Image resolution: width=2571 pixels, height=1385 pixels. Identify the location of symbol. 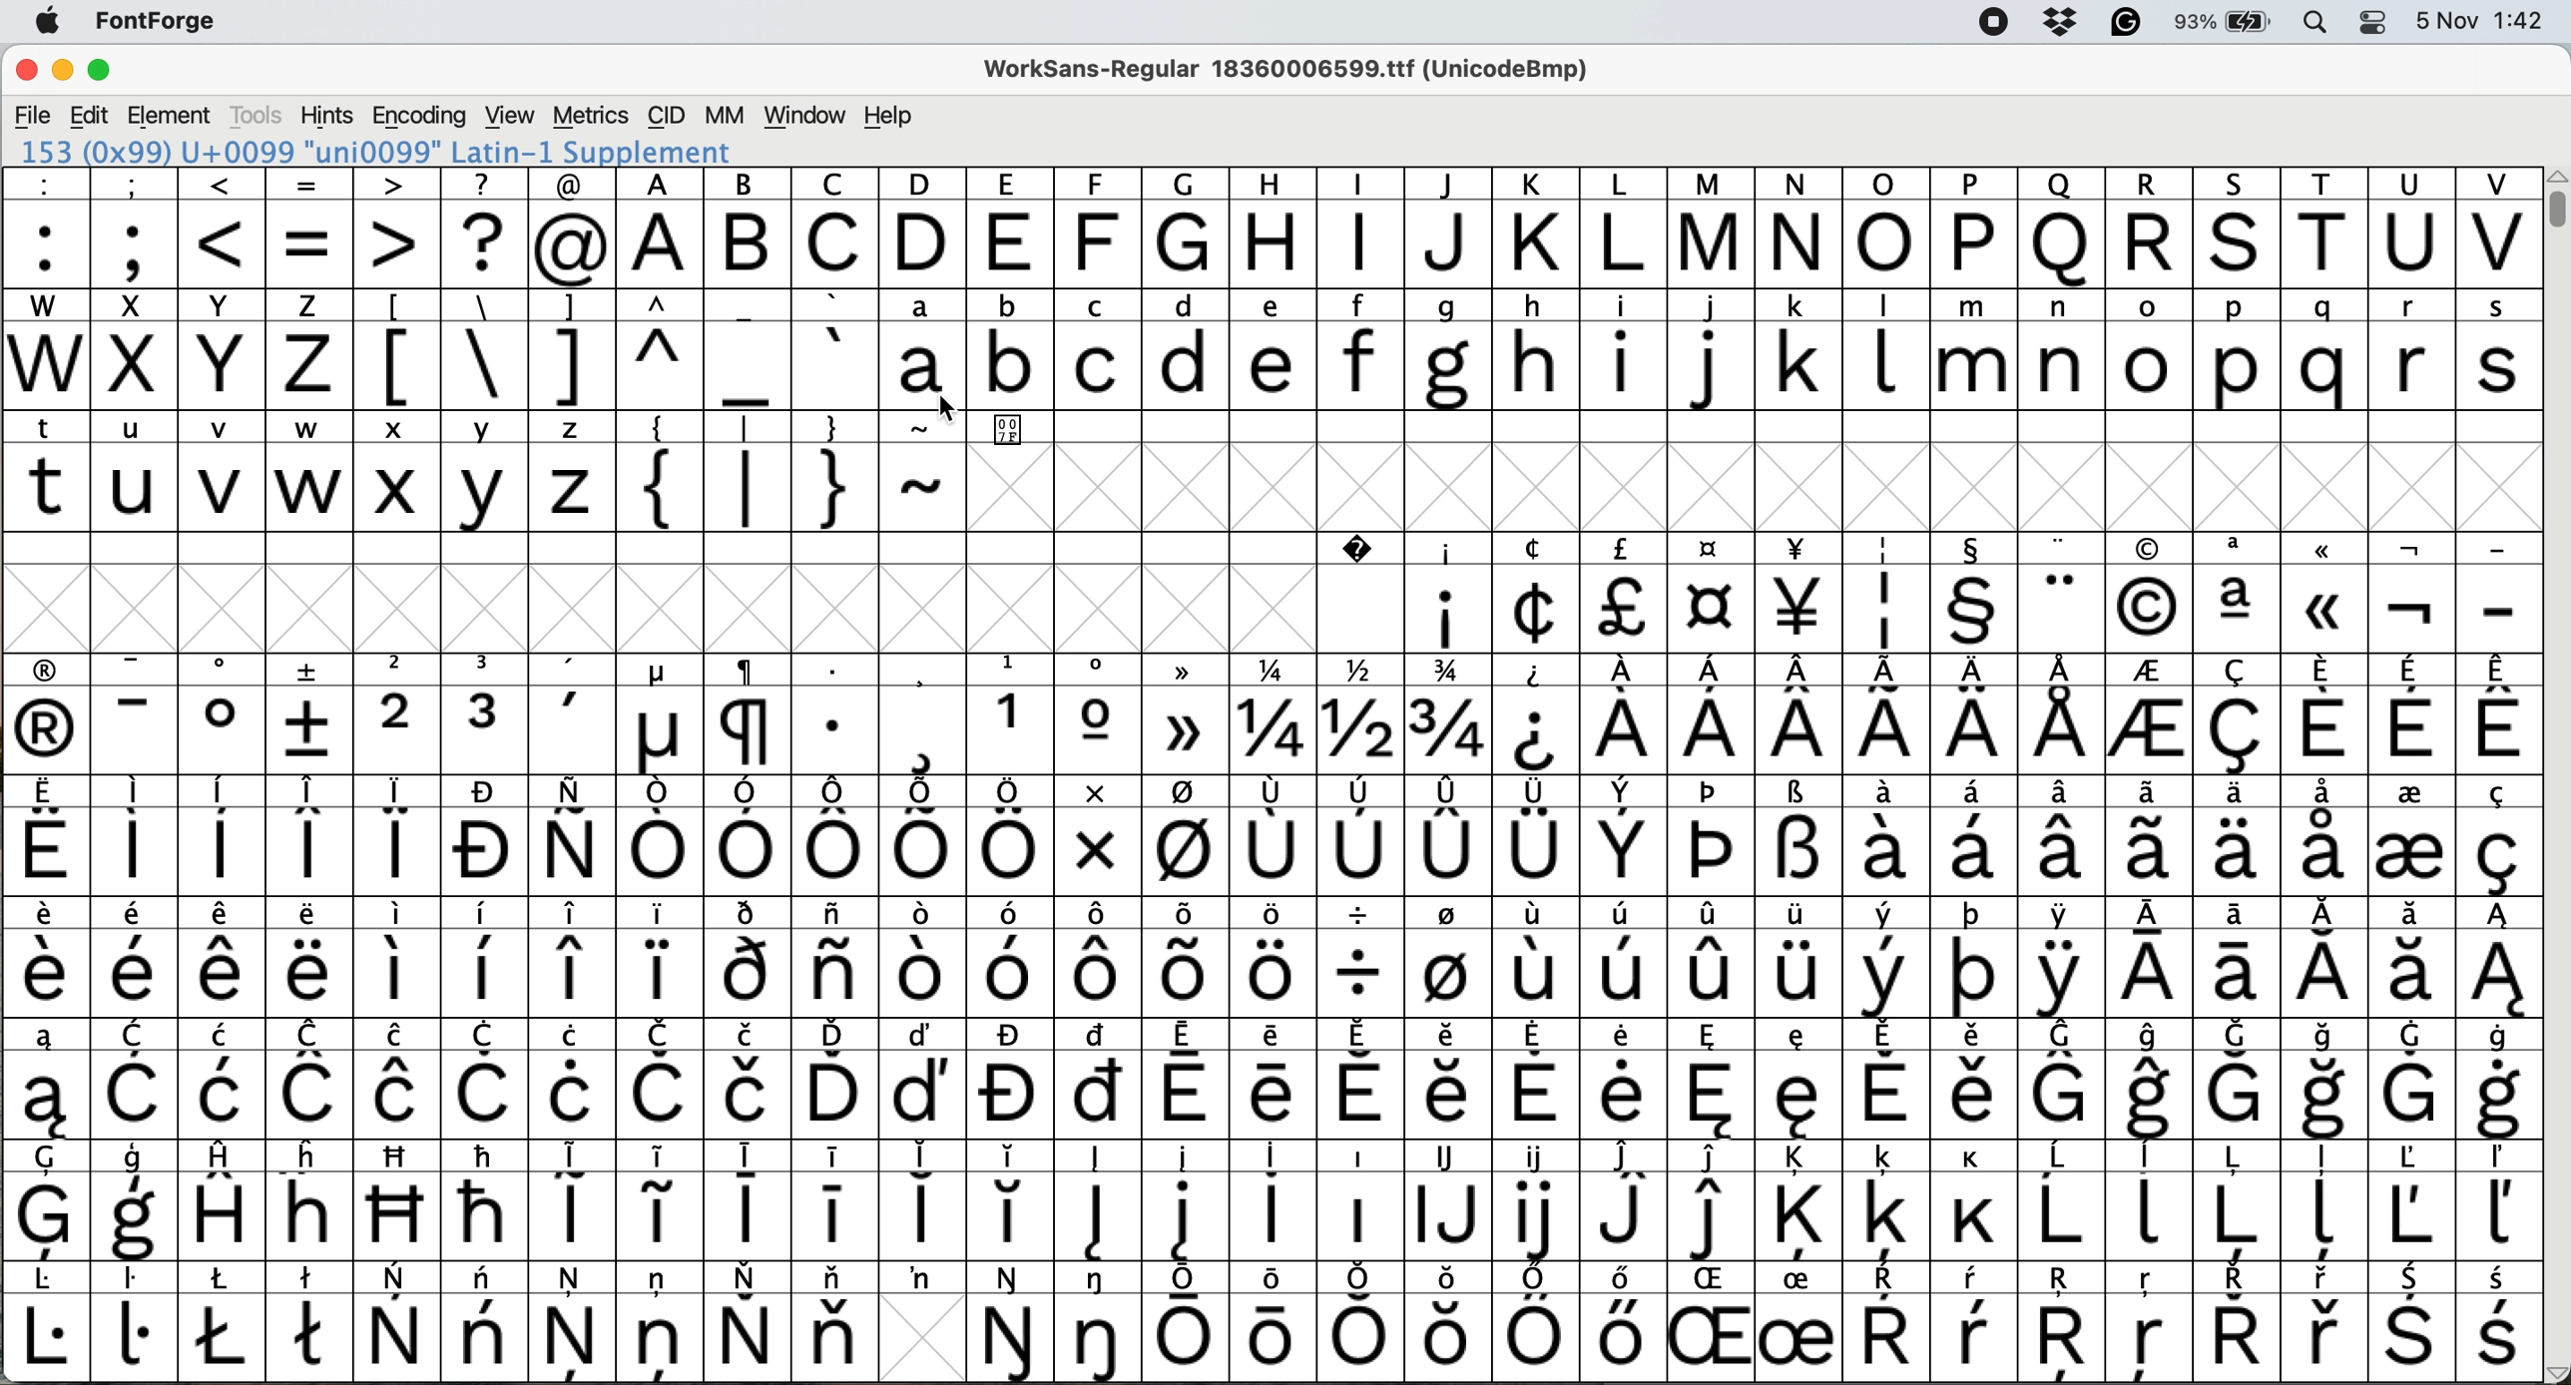
(48, 714).